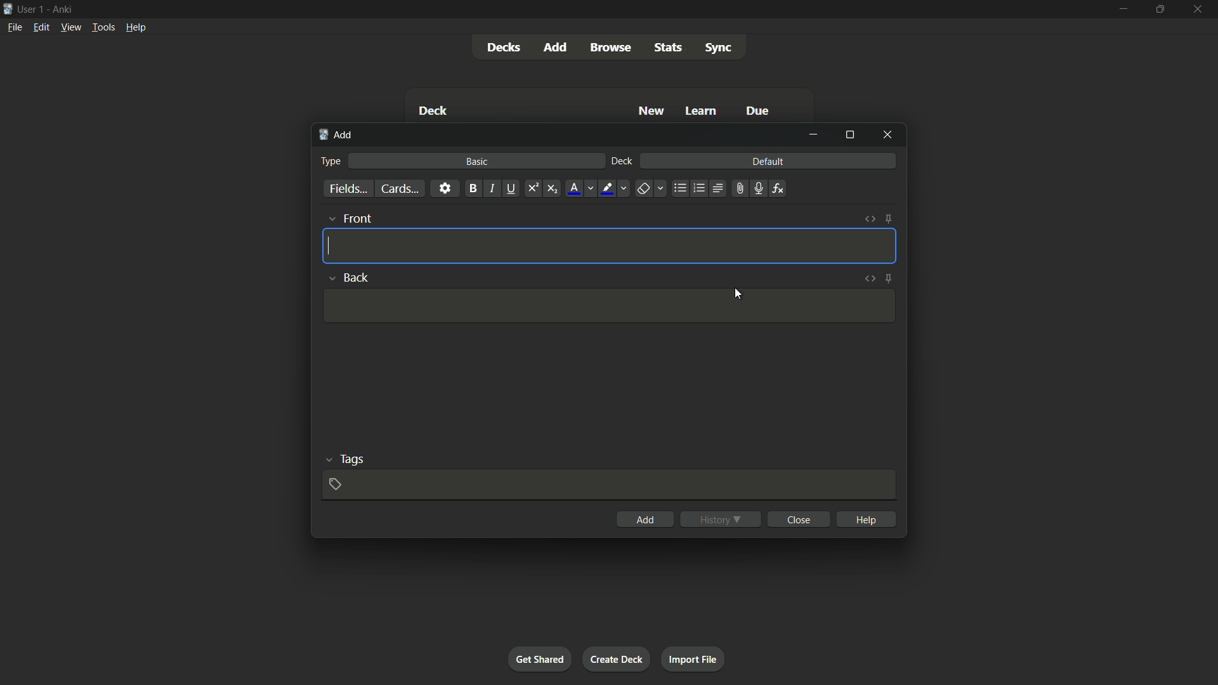  I want to click on cursor, so click(332, 245).